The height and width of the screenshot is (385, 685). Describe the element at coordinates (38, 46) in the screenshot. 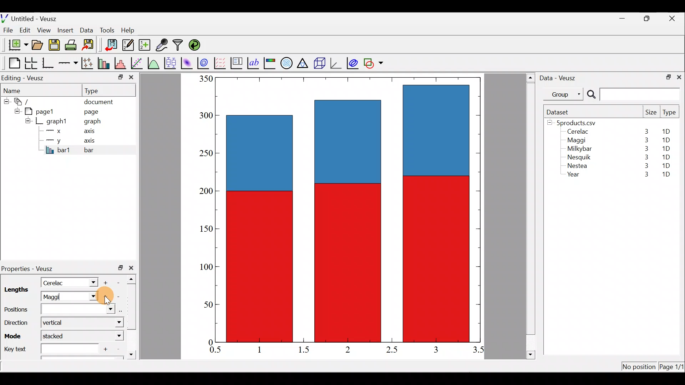

I see `Open a document` at that location.